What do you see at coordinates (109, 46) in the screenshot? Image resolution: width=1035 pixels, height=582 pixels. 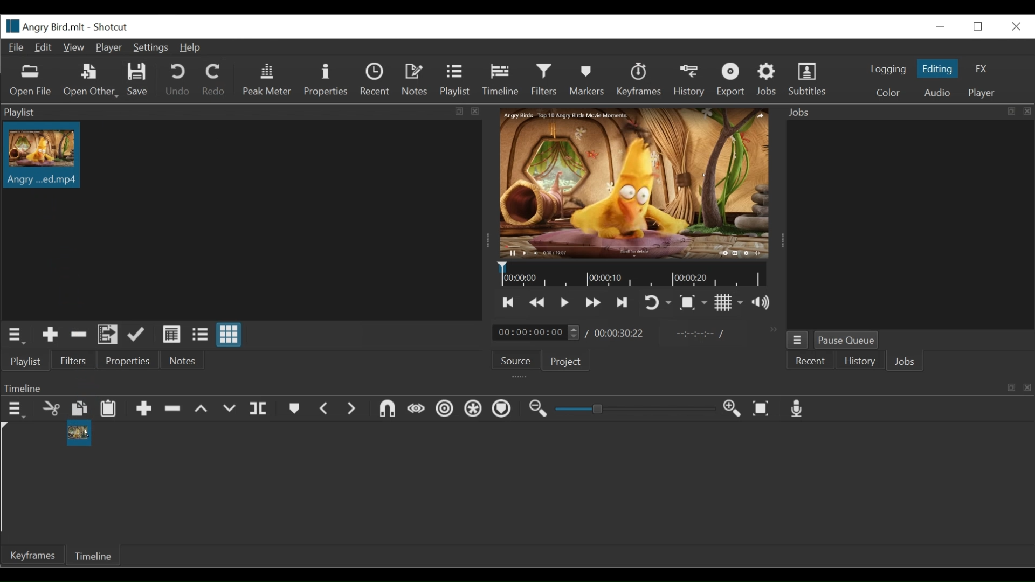 I see `Player` at bounding box center [109, 46].